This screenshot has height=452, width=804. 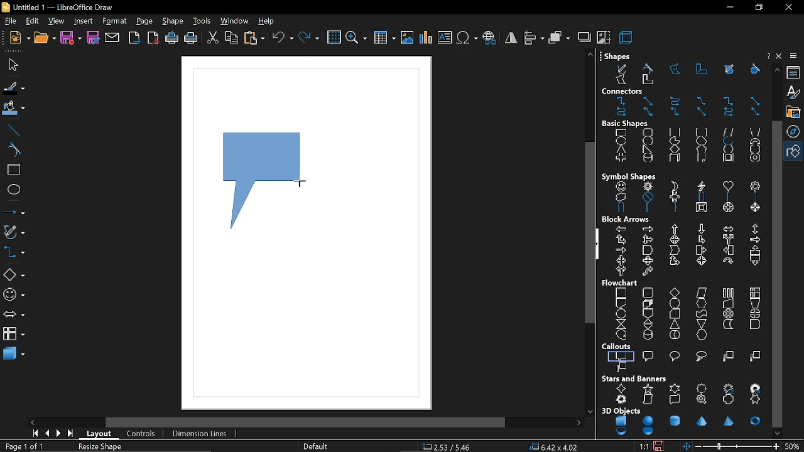 I want to click on line 2, so click(x=756, y=357).